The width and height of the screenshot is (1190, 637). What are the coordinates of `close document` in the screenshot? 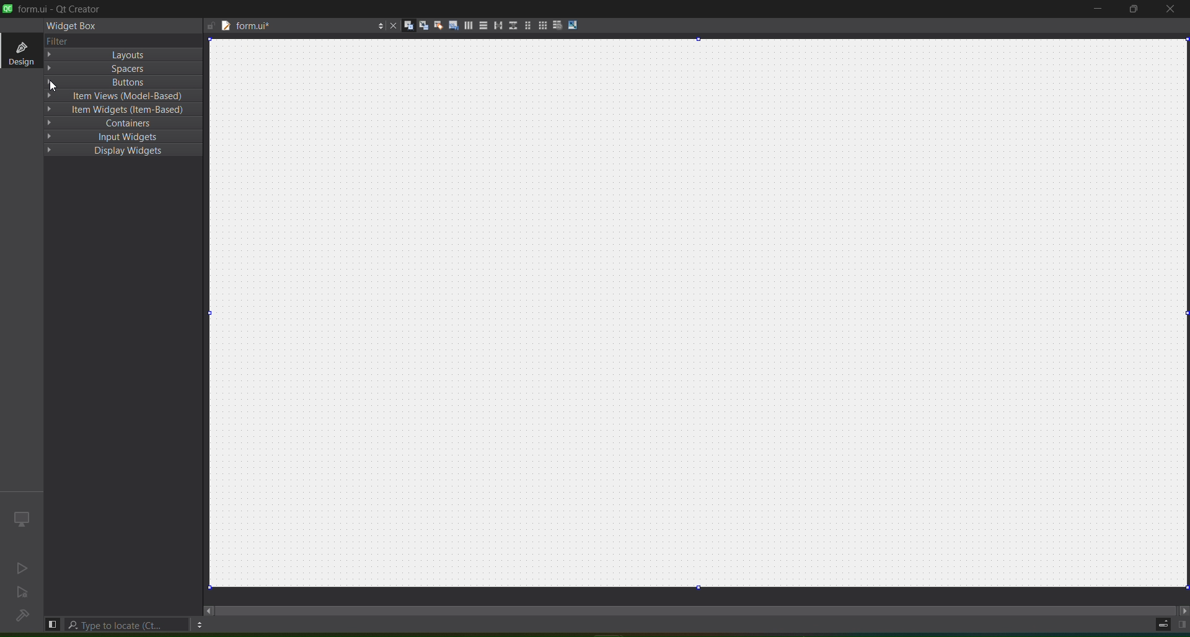 It's located at (392, 26).